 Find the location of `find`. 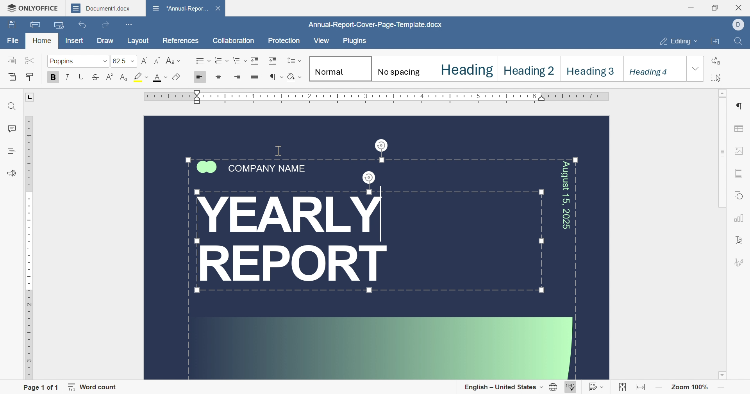

find is located at coordinates (739, 42).